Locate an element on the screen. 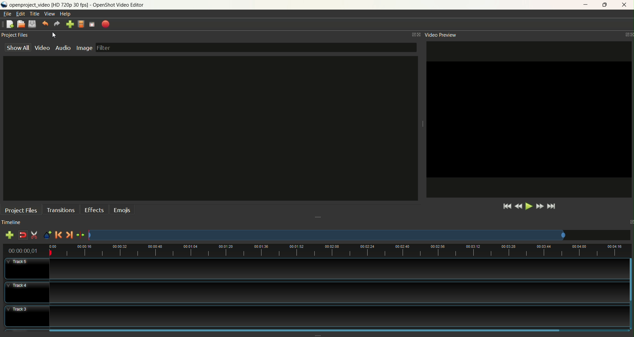 Image resolution: width=634 pixels, height=337 pixels. center the timeline on playhead is located at coordinates (81, 236).